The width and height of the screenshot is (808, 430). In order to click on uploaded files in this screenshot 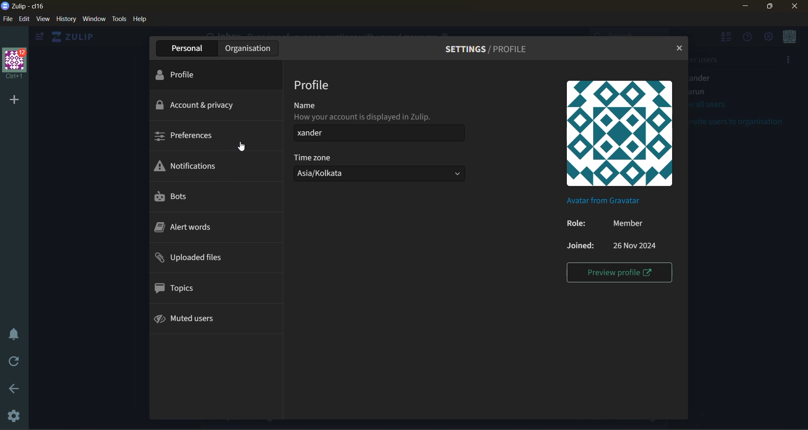, I will do `click(199, 259)`.